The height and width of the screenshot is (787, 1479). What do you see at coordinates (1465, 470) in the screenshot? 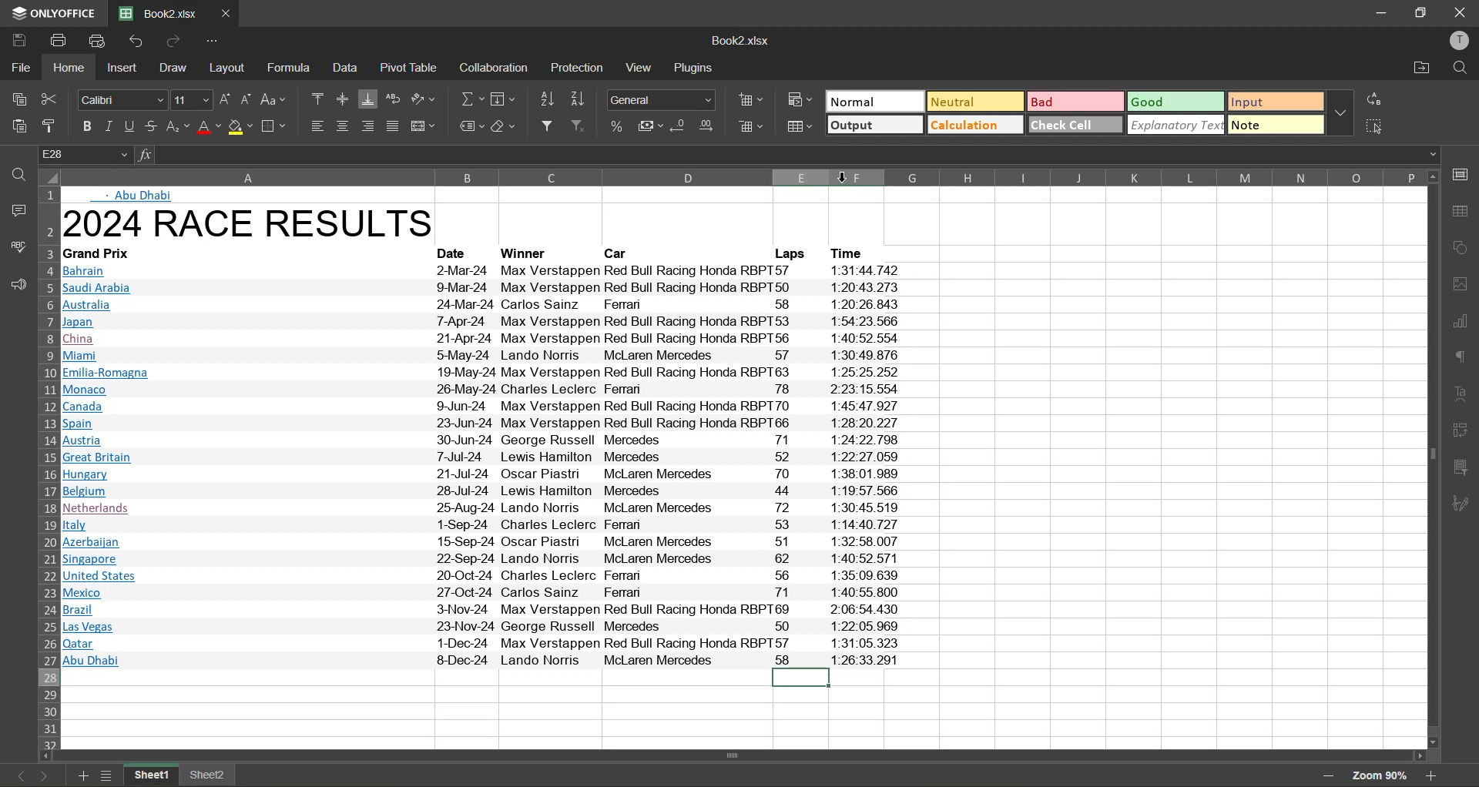
I see `slicer` at bounding box center [1465, 470].